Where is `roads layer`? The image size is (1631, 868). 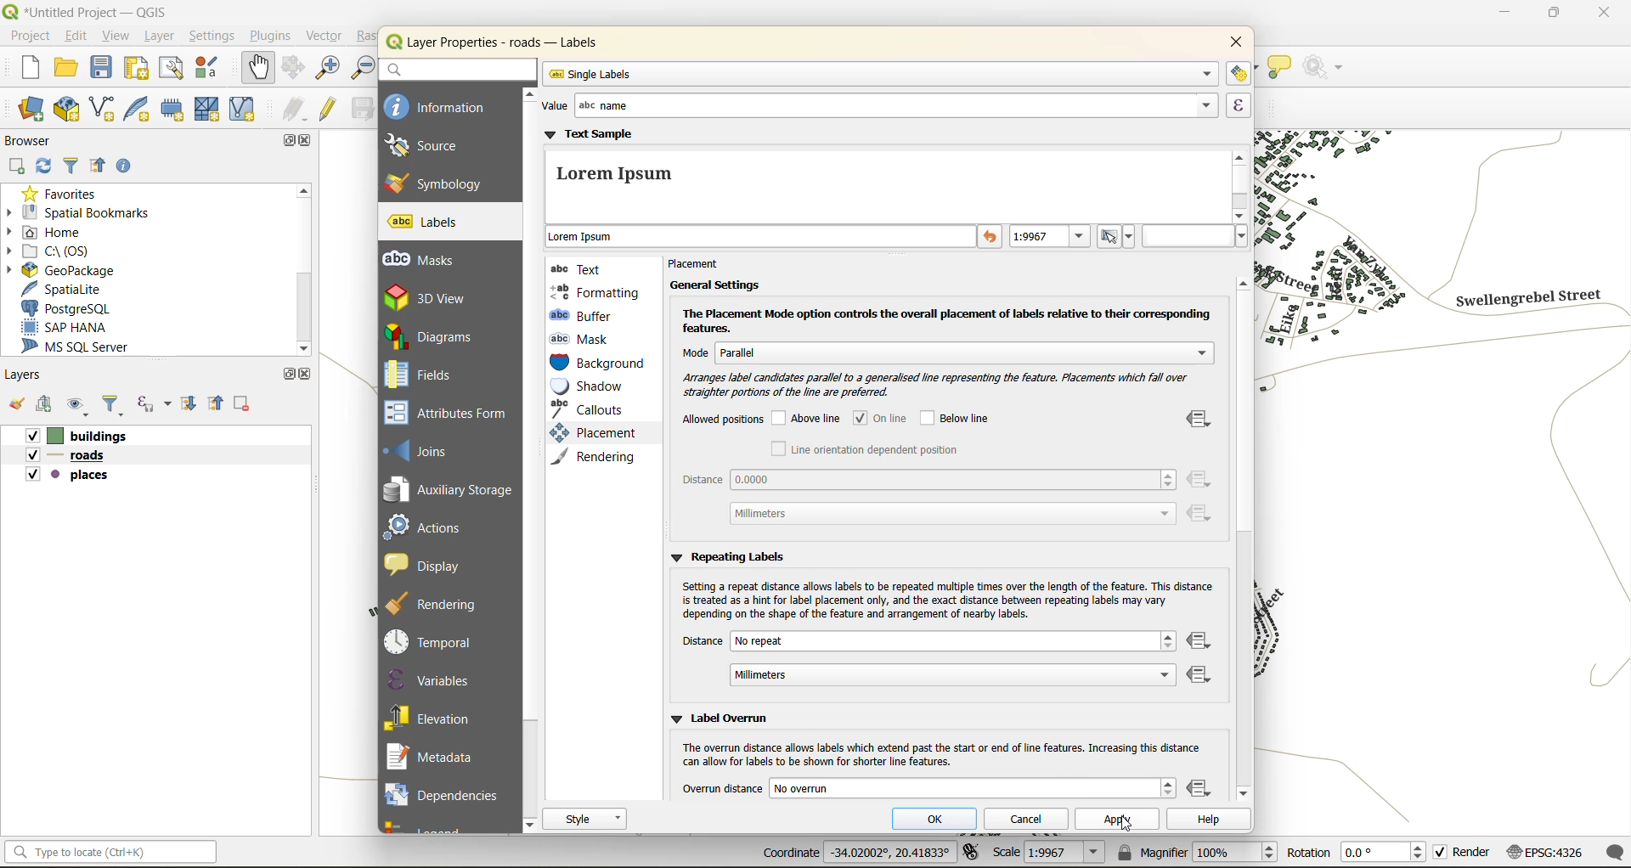
roads layer is located at coordinates (73, 456).